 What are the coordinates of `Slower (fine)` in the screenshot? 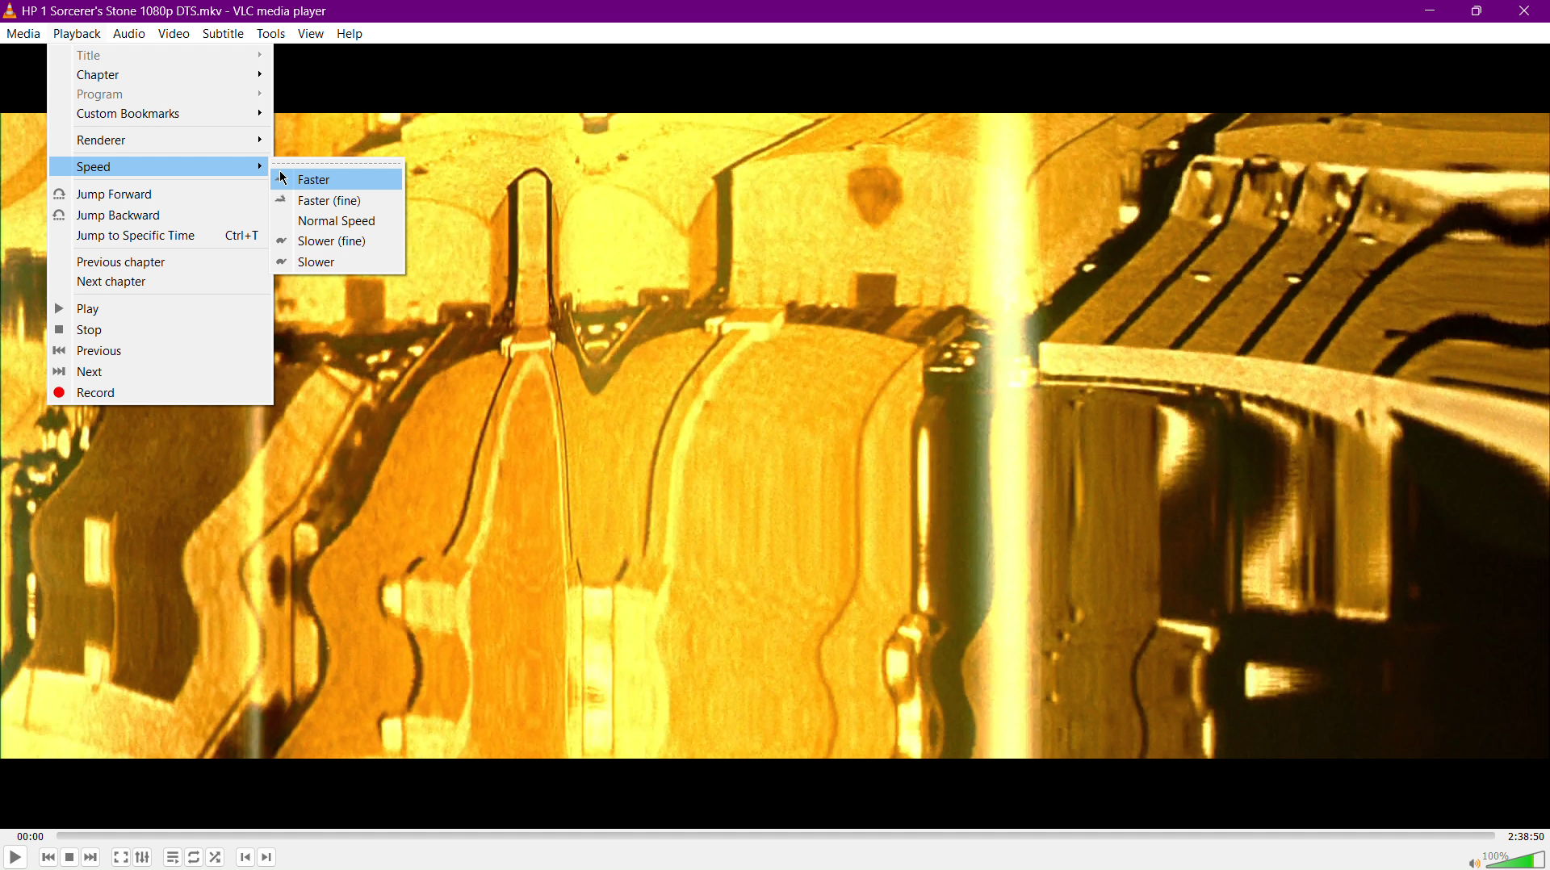 It's located at (328, 241).